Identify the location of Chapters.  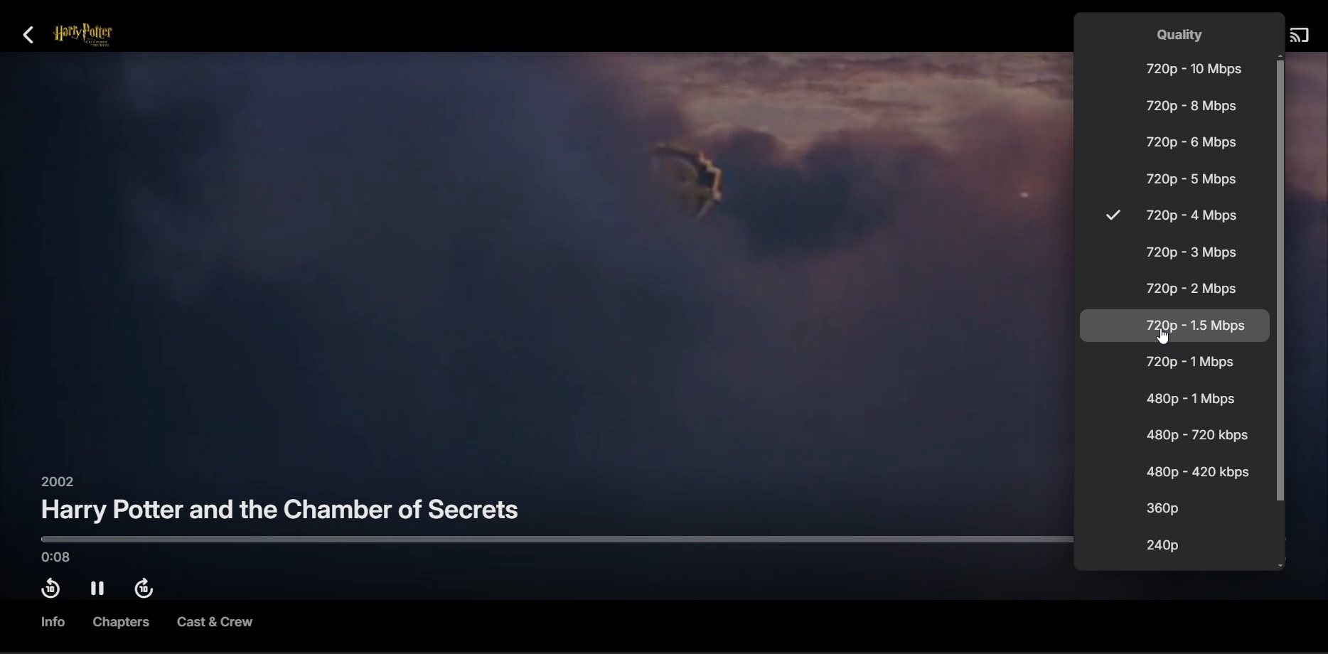
(122, 623).